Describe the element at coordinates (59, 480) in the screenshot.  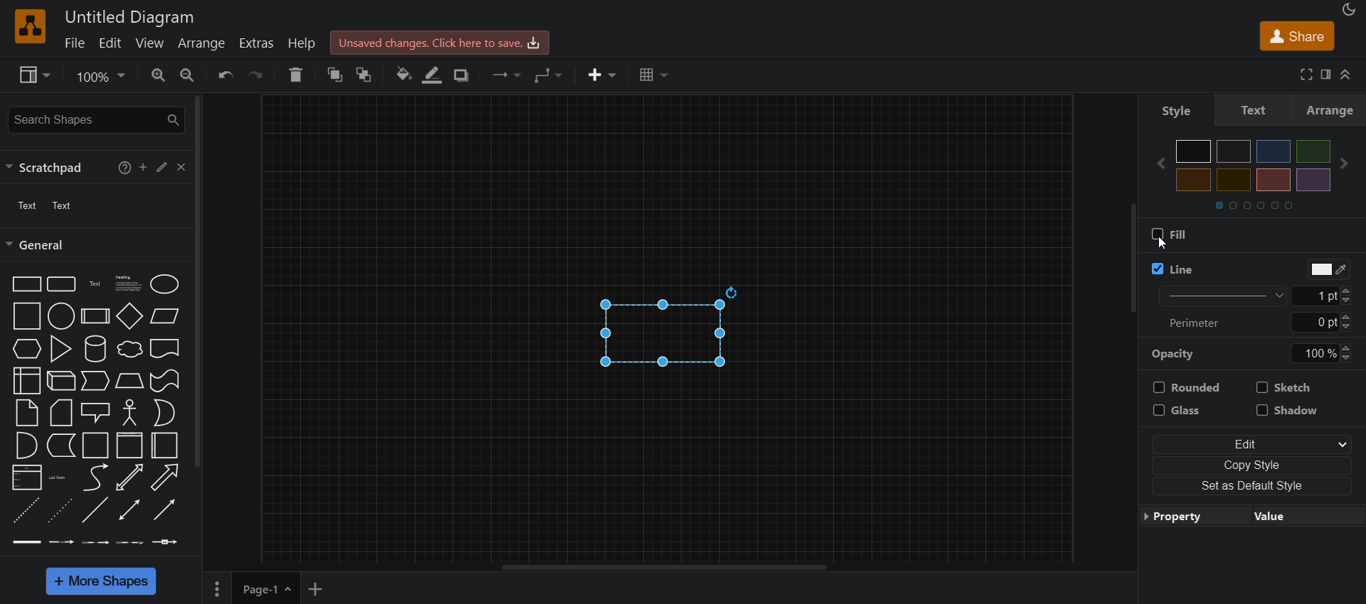
I see `list item` at that location.